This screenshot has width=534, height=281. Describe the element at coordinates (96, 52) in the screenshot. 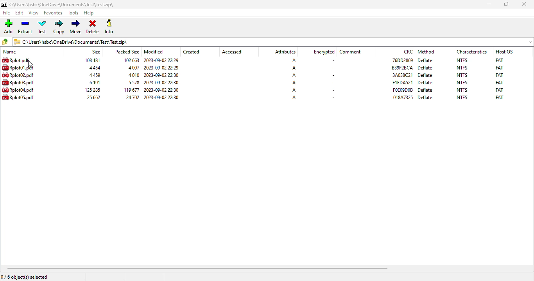

I see `size` at that location.